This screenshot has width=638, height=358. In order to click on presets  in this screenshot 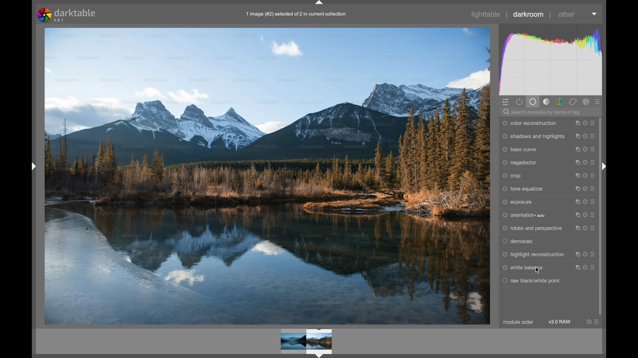, I will do `click(593, 202)`.